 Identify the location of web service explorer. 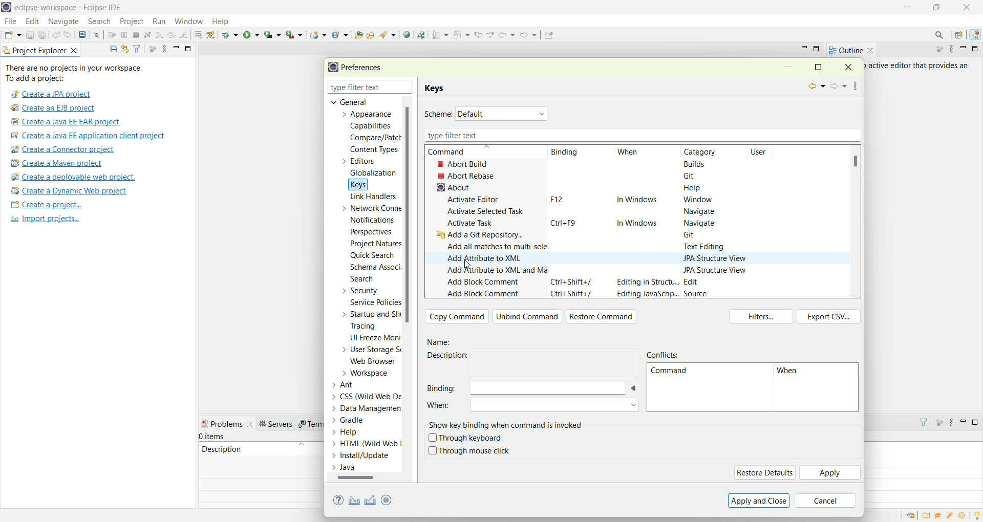
(421, 34).